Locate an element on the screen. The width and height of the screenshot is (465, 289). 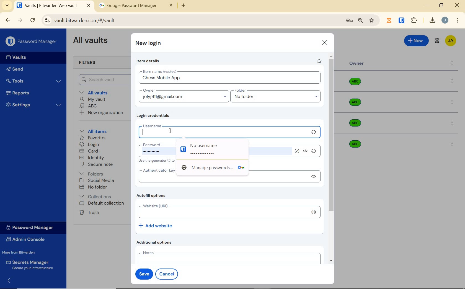
option is located at coordinates (452, 143).